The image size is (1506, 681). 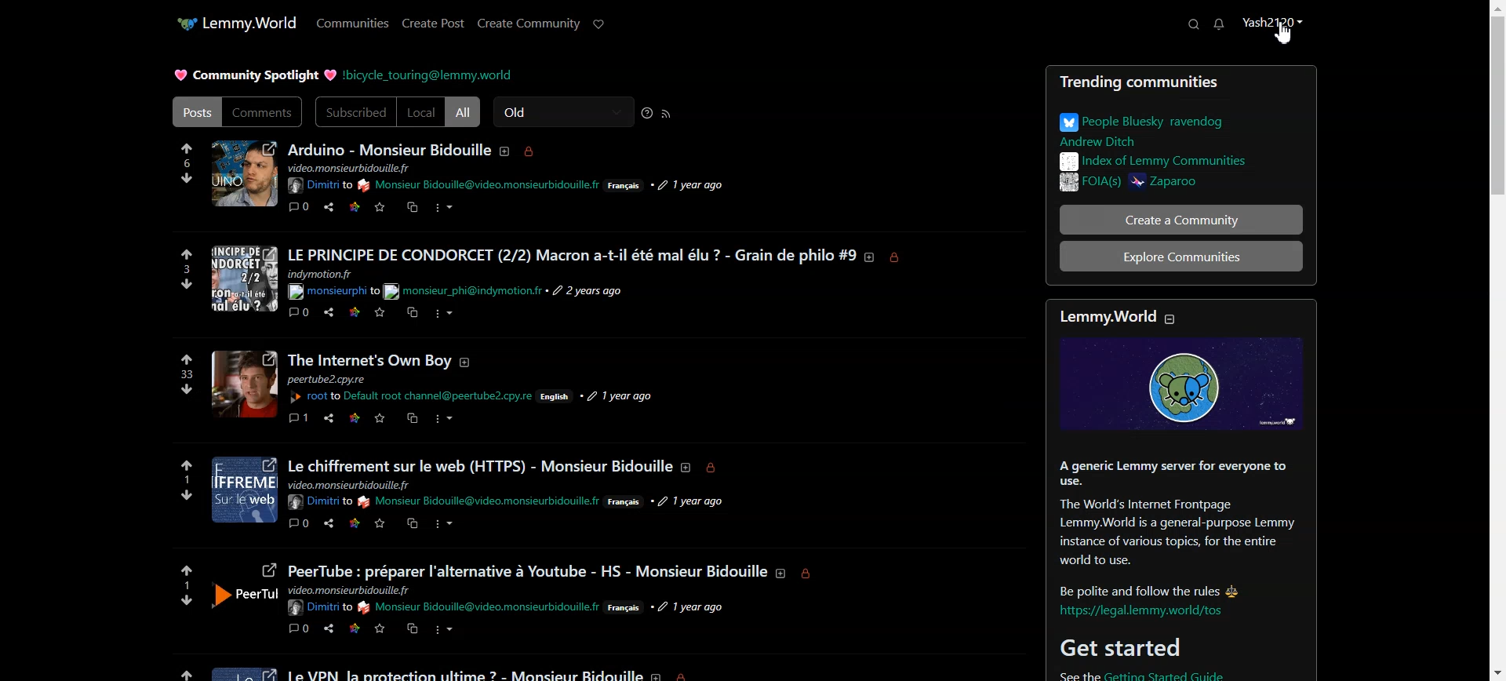 What do you see at coordinates (413, 315) in the screenshot?
I see `copy` at bounding box center [413, 315].